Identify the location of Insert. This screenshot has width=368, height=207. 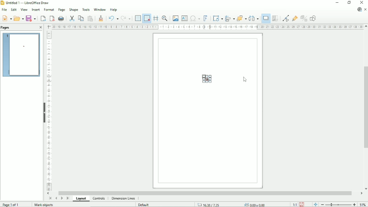
(35, 10).